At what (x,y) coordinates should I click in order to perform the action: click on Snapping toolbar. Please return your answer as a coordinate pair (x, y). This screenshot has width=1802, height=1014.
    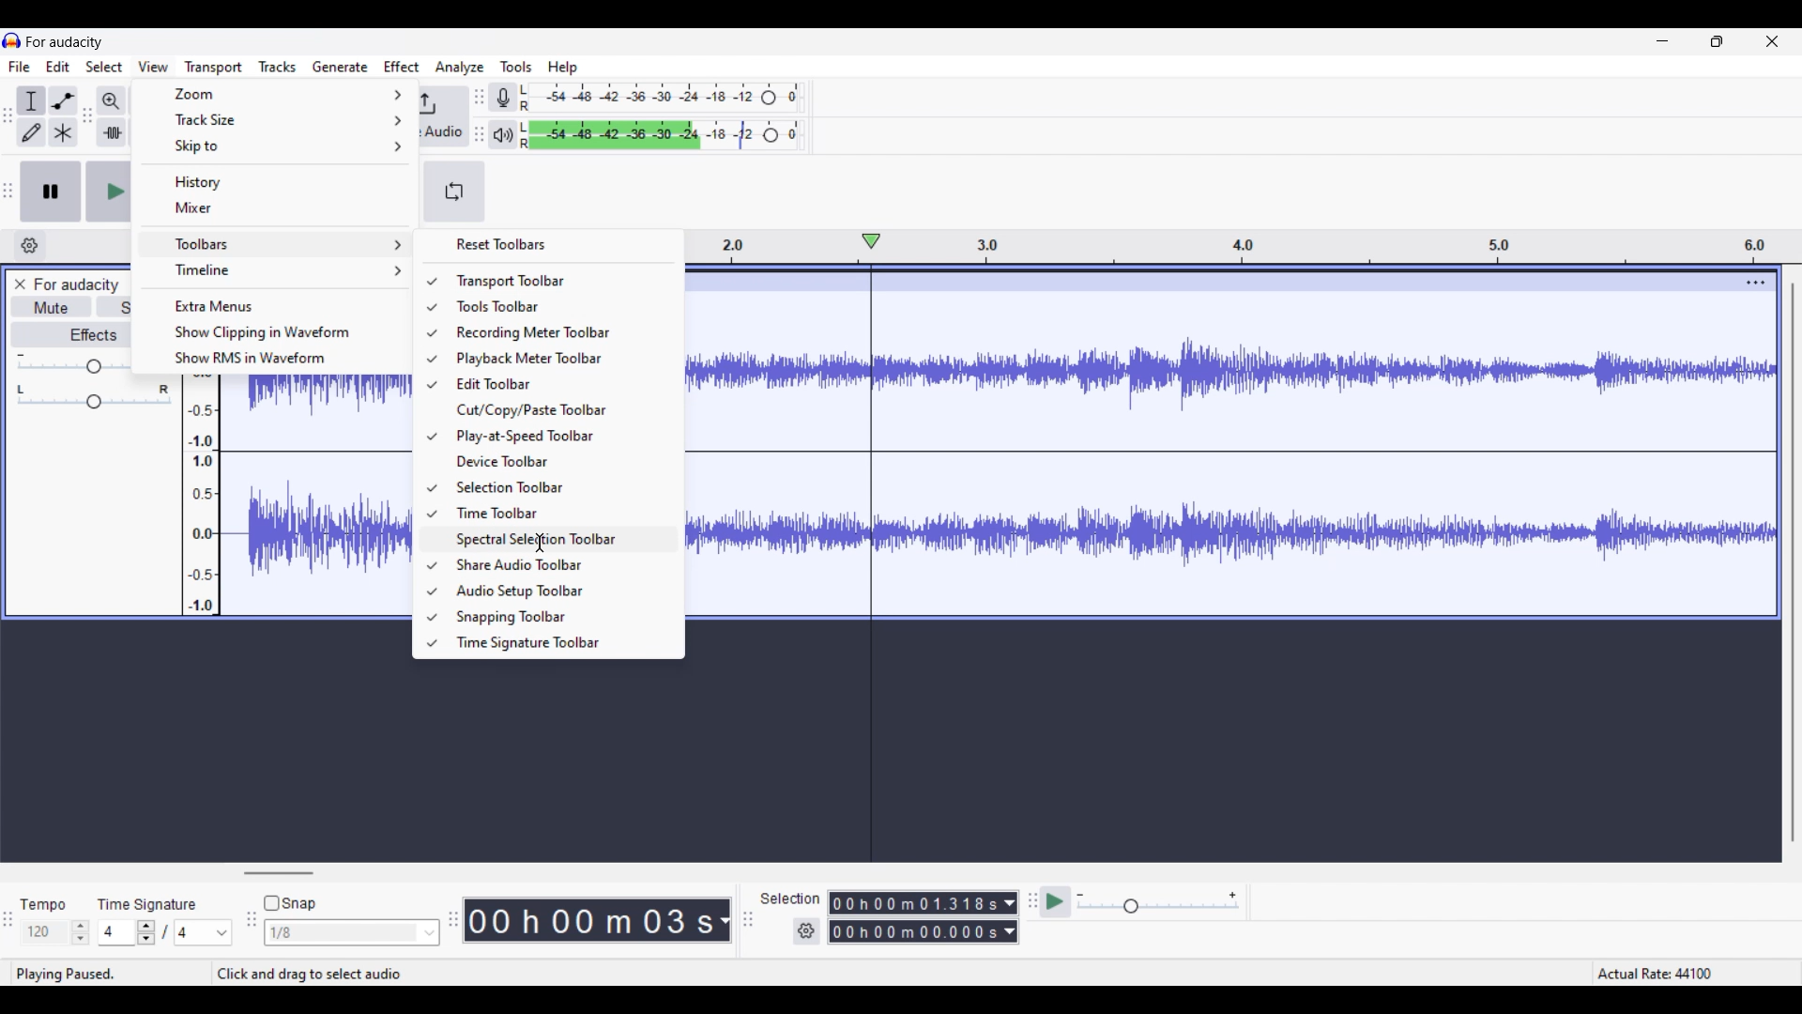
    Looking at the image, I should click on (557, 618).